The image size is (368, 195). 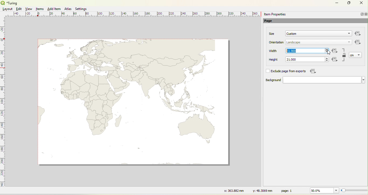 I want to click on dropdown, so click(x=349, y=42).